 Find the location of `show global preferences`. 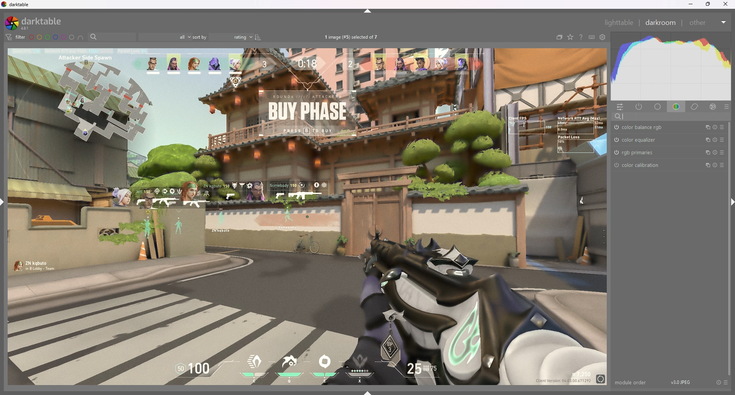

show global preferences is located at coordinates (603, 37).